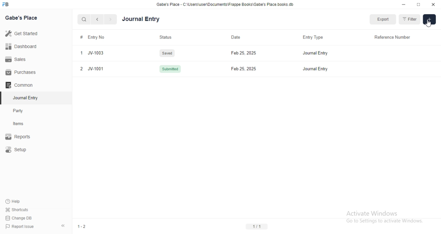 This screenshot has width=441, height=234. Describe the element at coordinates (24, 98) in the screenshot. I see `Journal Entry` at that location.